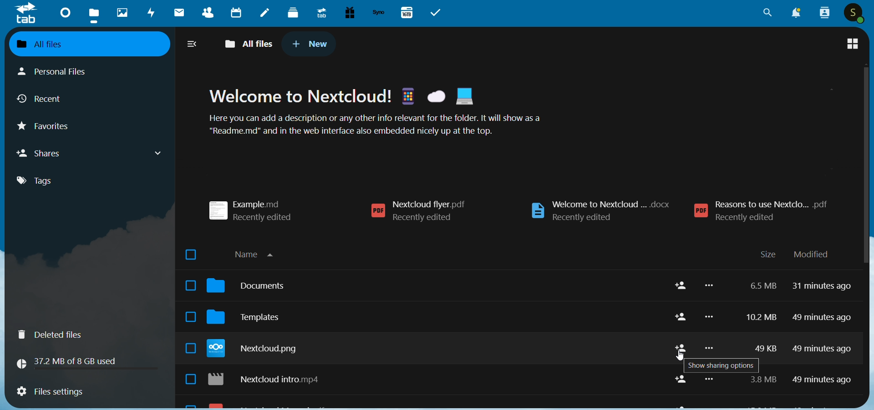 This screenshot has width=874, height=410. I want to click on mail, so click(178, 14).